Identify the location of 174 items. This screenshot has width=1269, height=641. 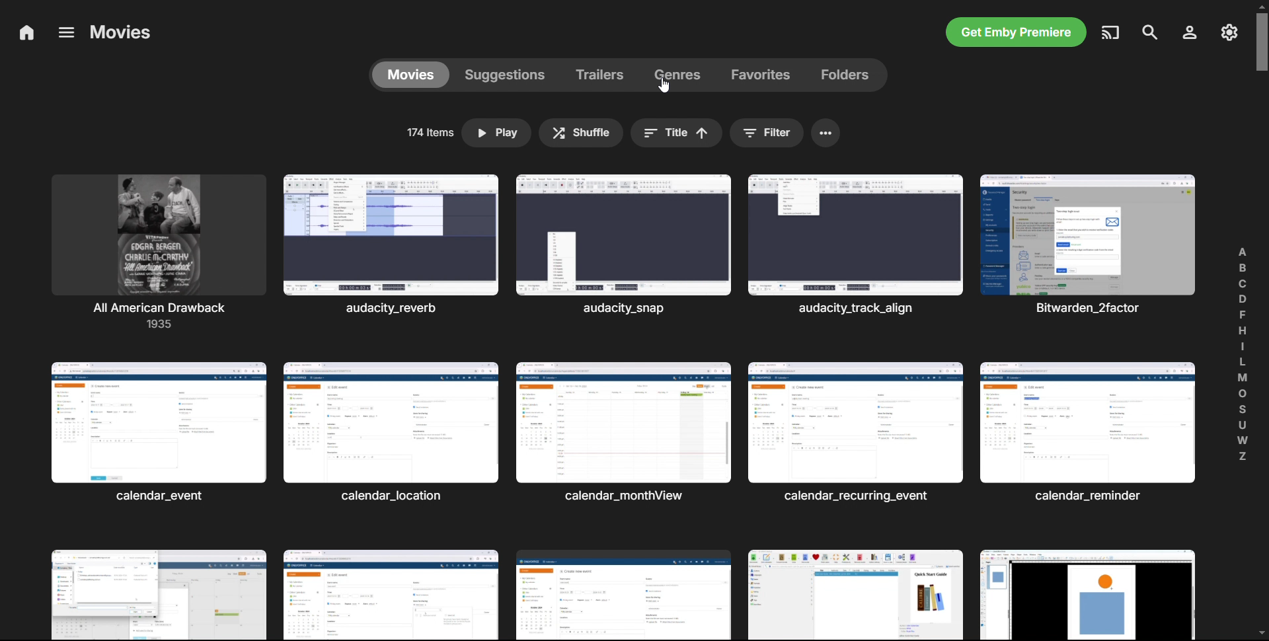
(428, 132).